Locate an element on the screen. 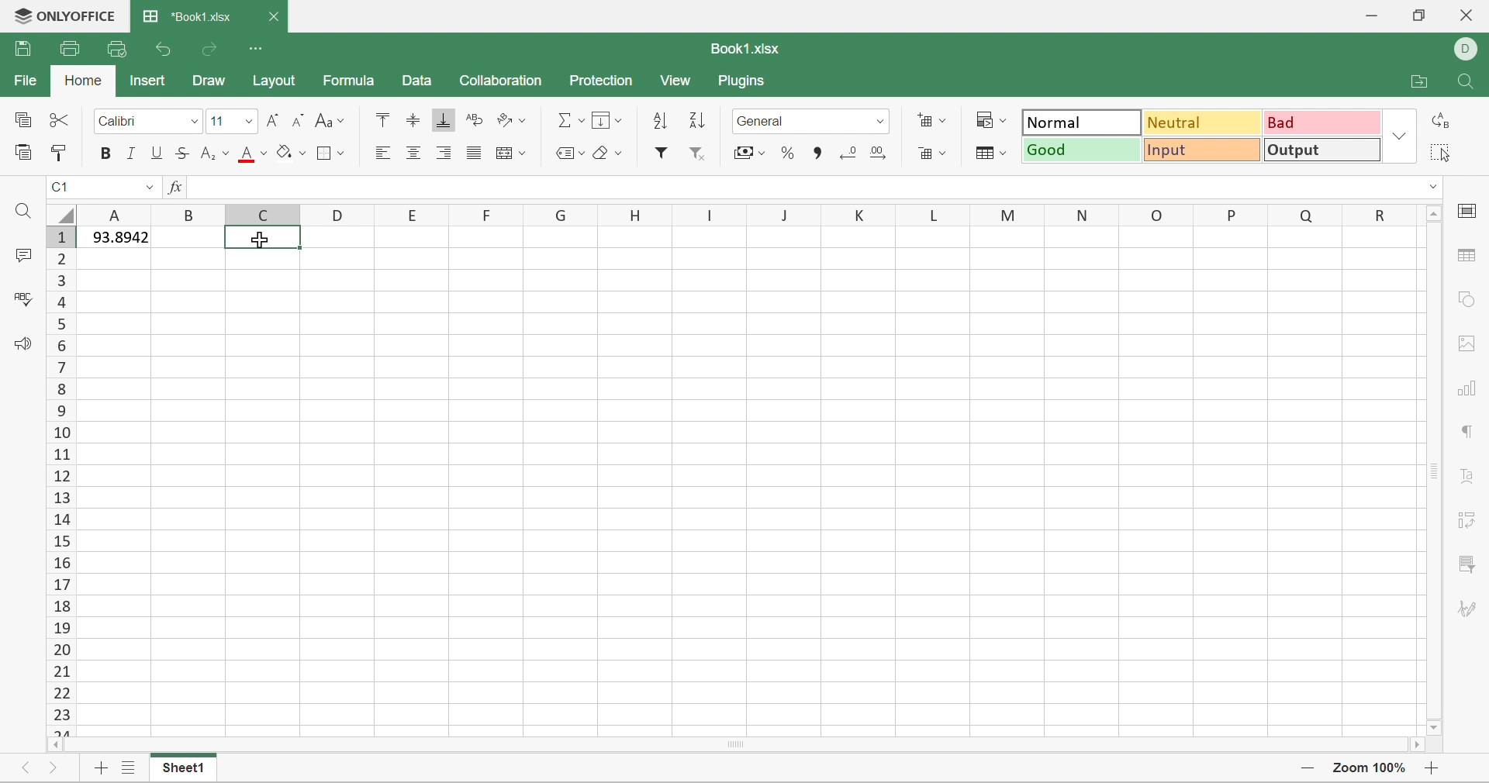 This screenshot has width=1489, height=783. Zoom out is located at coordinates (1303, 766).